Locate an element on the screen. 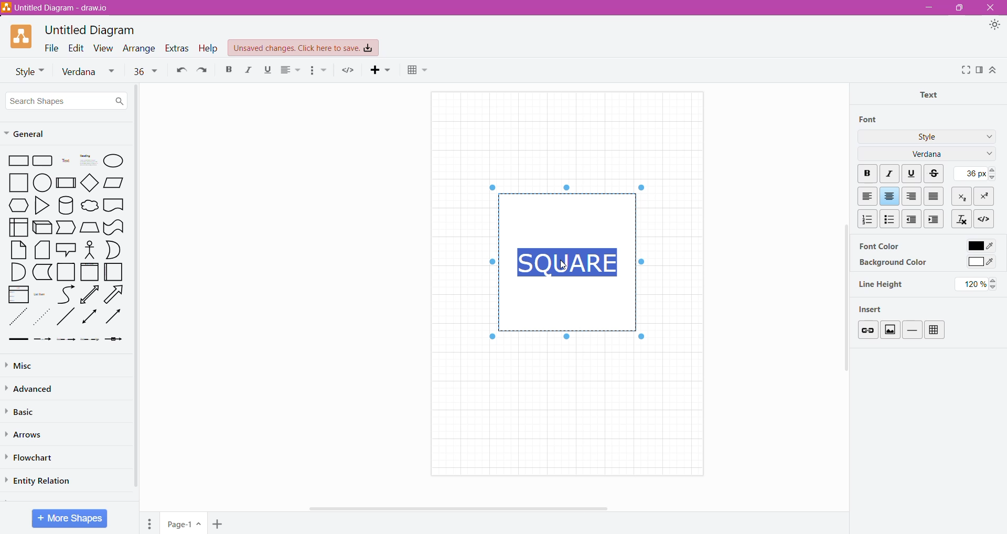 This screenshot has width=1007, height=534. Curved Rectangle is located at coordinates (113, 227).